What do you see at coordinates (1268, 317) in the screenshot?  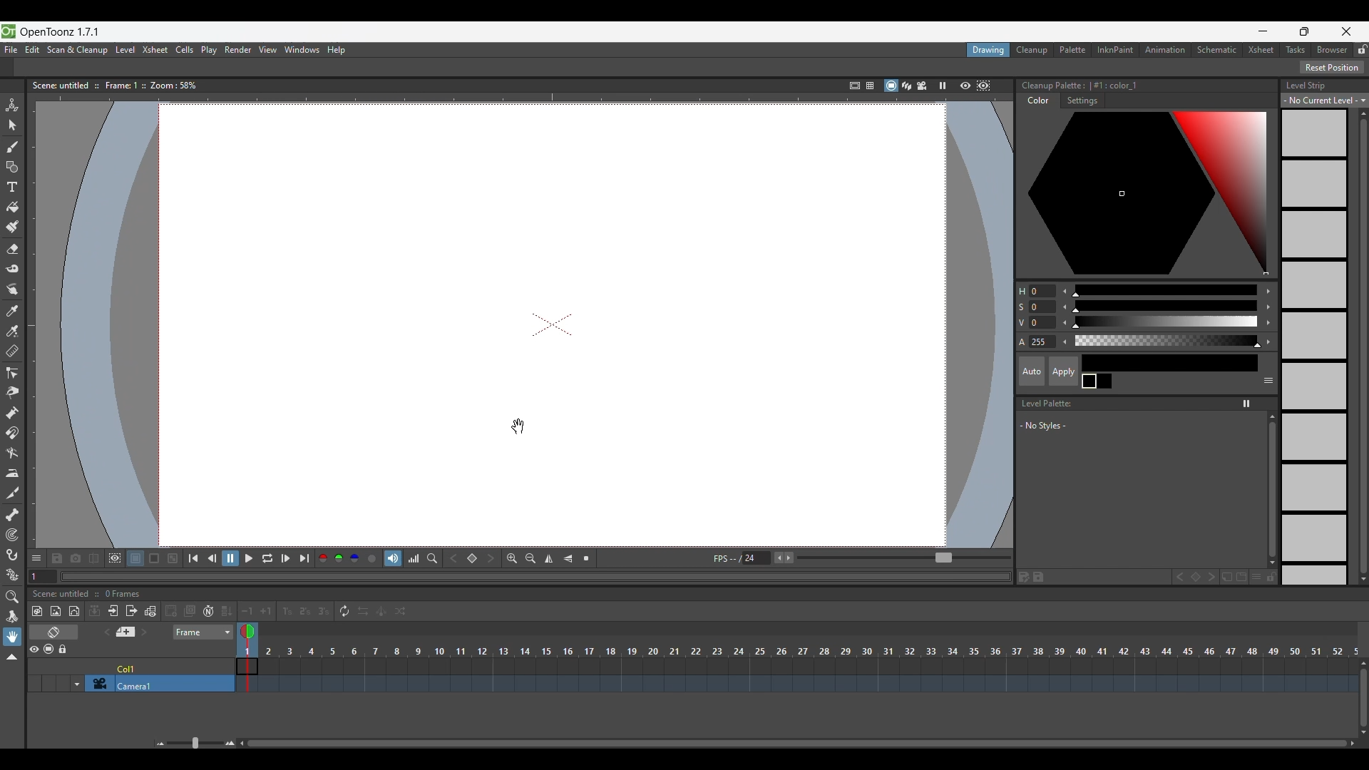 I see `Increase color modification` at bounding box center [1268, 317].